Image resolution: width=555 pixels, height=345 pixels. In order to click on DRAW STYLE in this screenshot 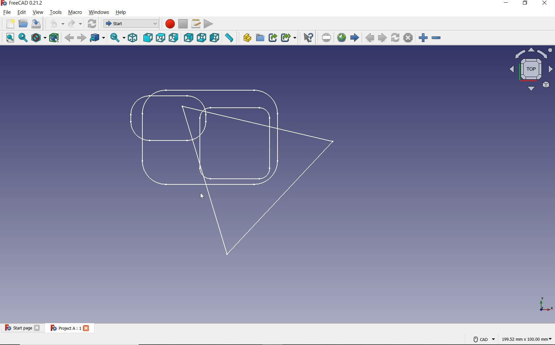, I will do `click(38, 37)`.